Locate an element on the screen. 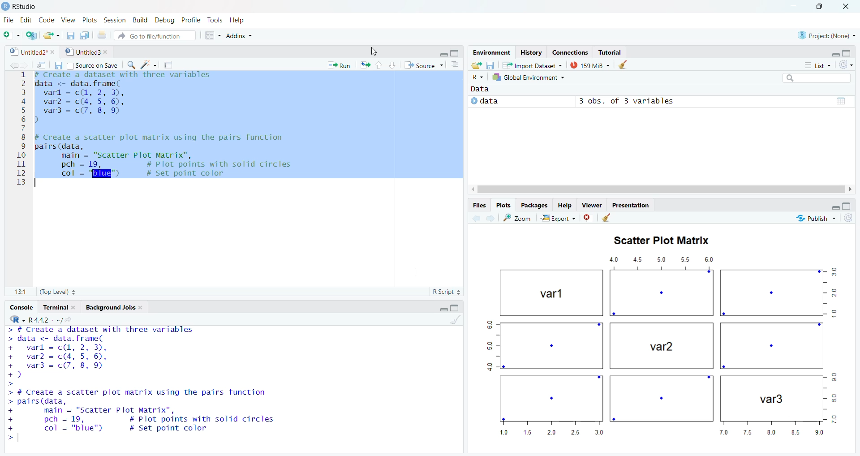 This screenshot has width=860, height=456. mINIMIZE MAXIMIZE BUTTON is located at coordinates (450, 309).